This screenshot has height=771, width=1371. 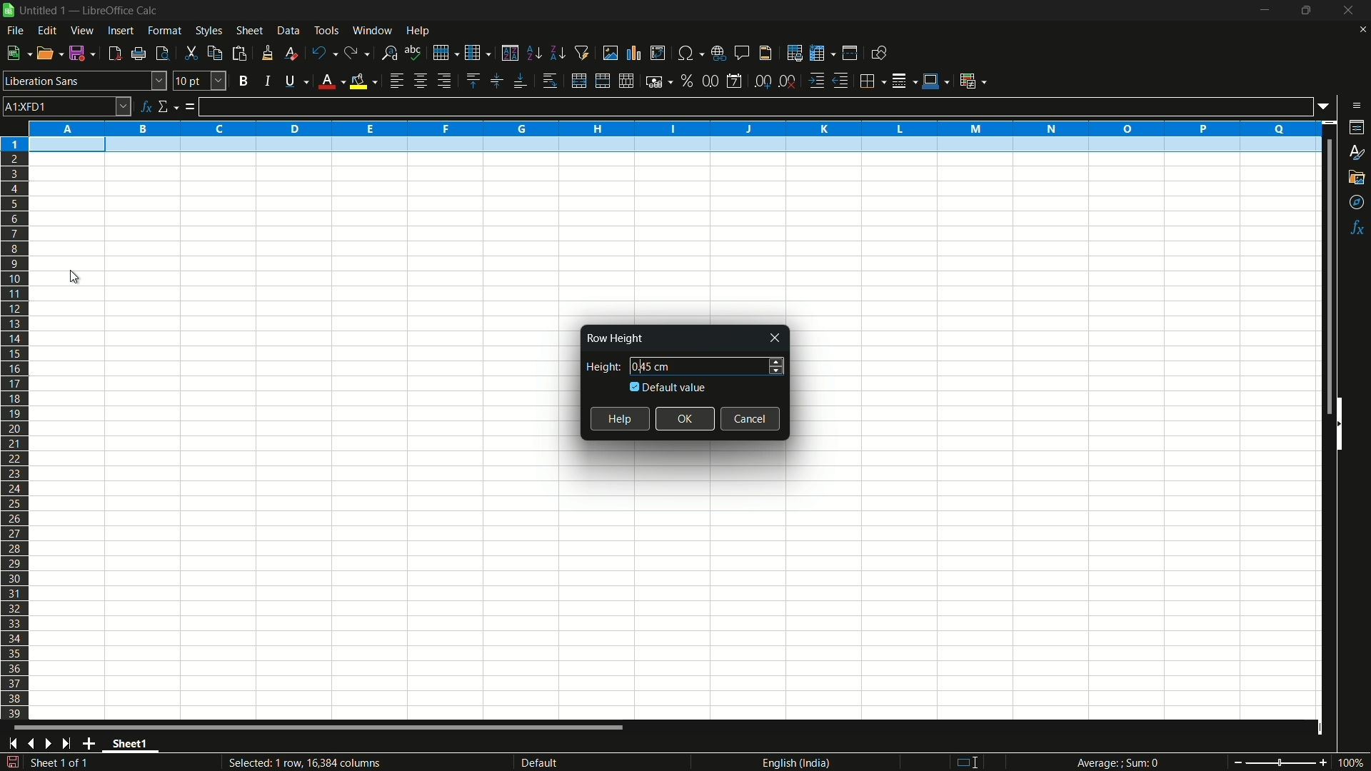 What do you see at coordinates (765, 82) in the screenshot?
I see `add decimal place` at bounding box center [765, 82].